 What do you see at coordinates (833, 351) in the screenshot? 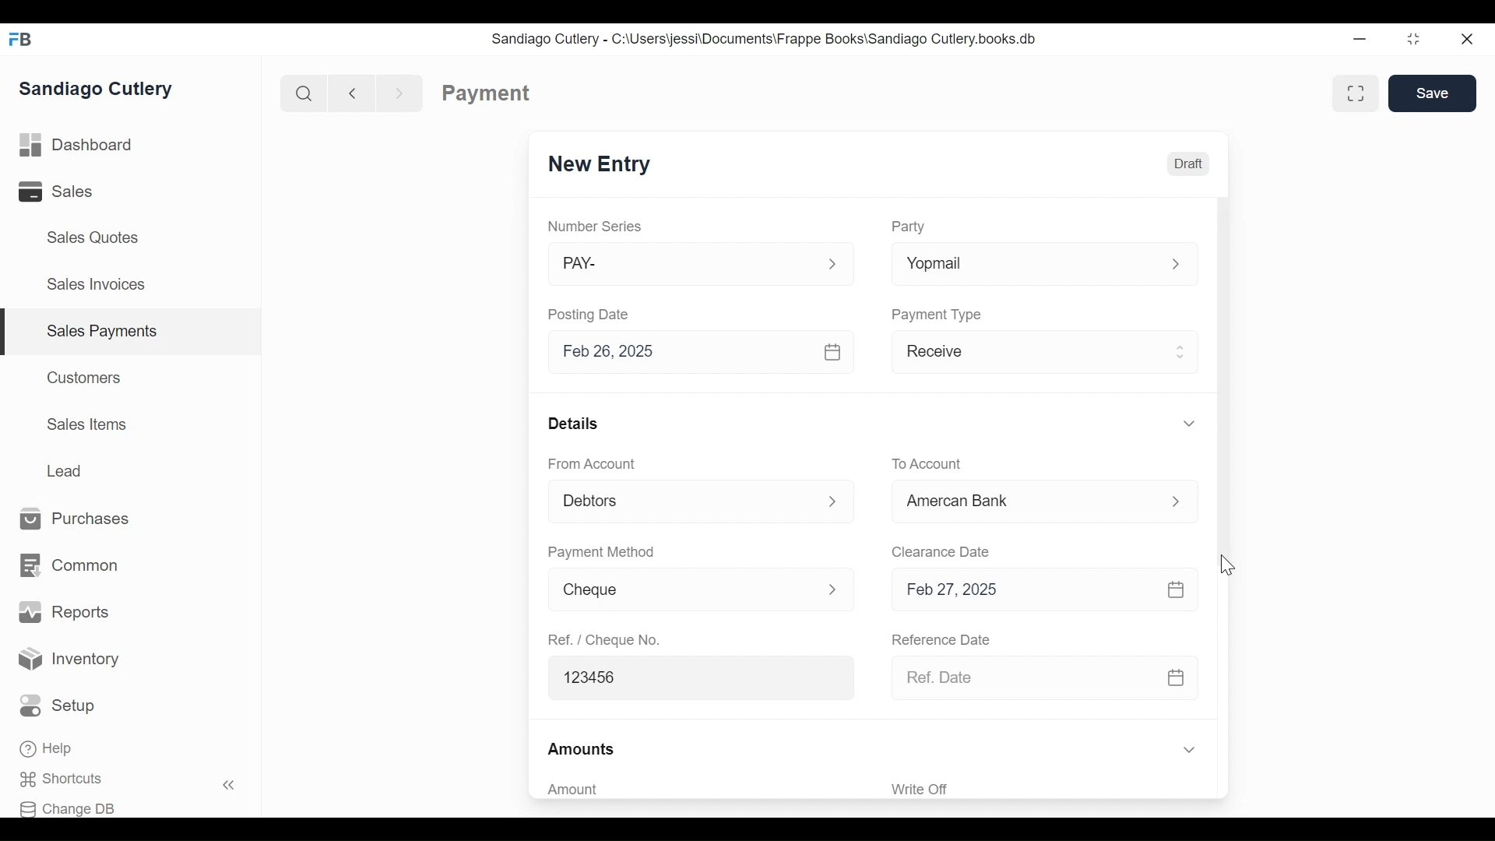
I see `Calendar` at bounding box center [833, 351].